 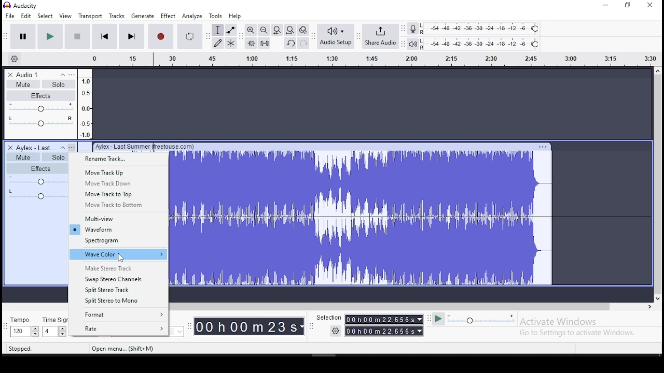 I want to click on swap stereo channels, so click(x=119, y=278).